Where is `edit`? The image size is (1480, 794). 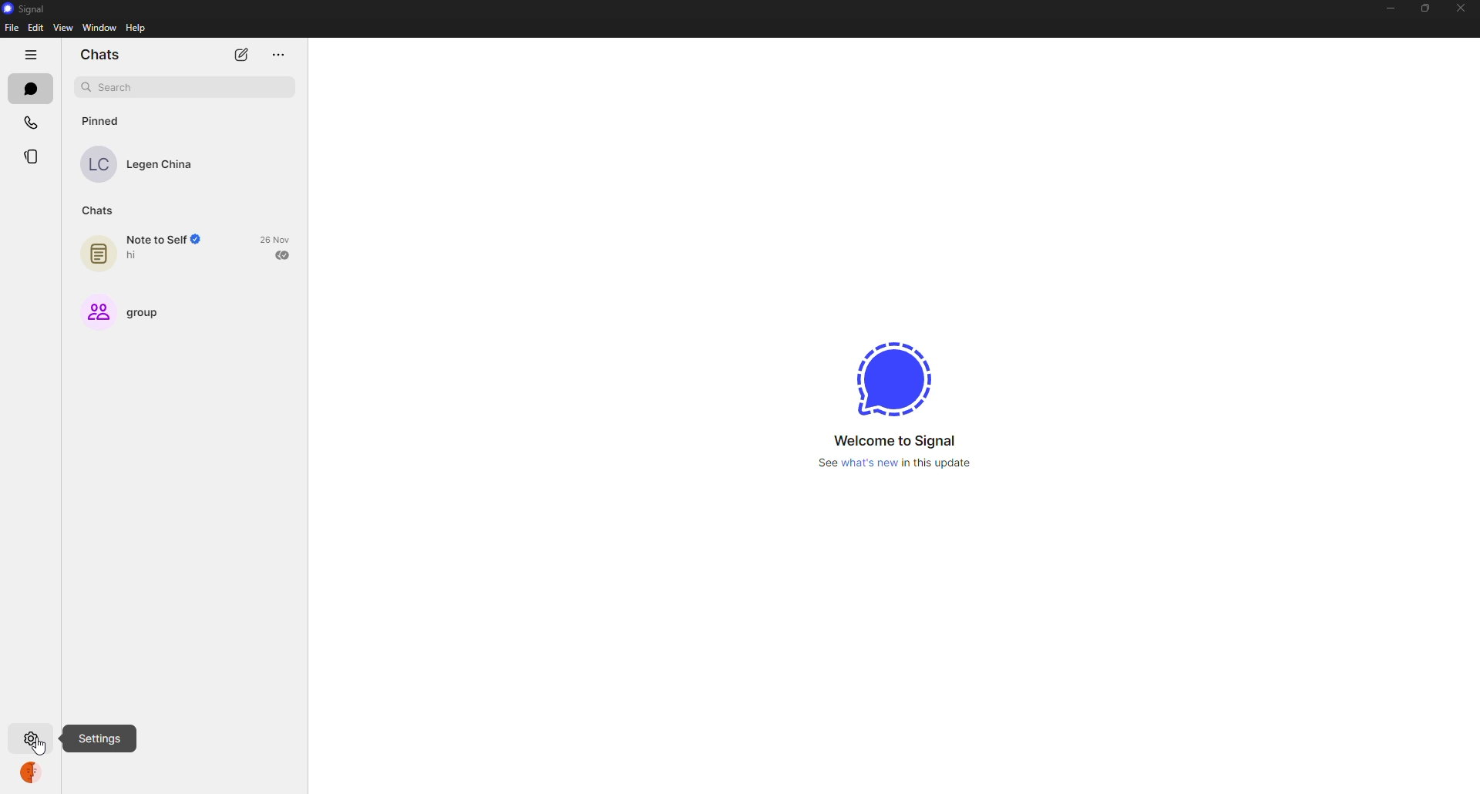
edit is located at coordinates (35, 26).